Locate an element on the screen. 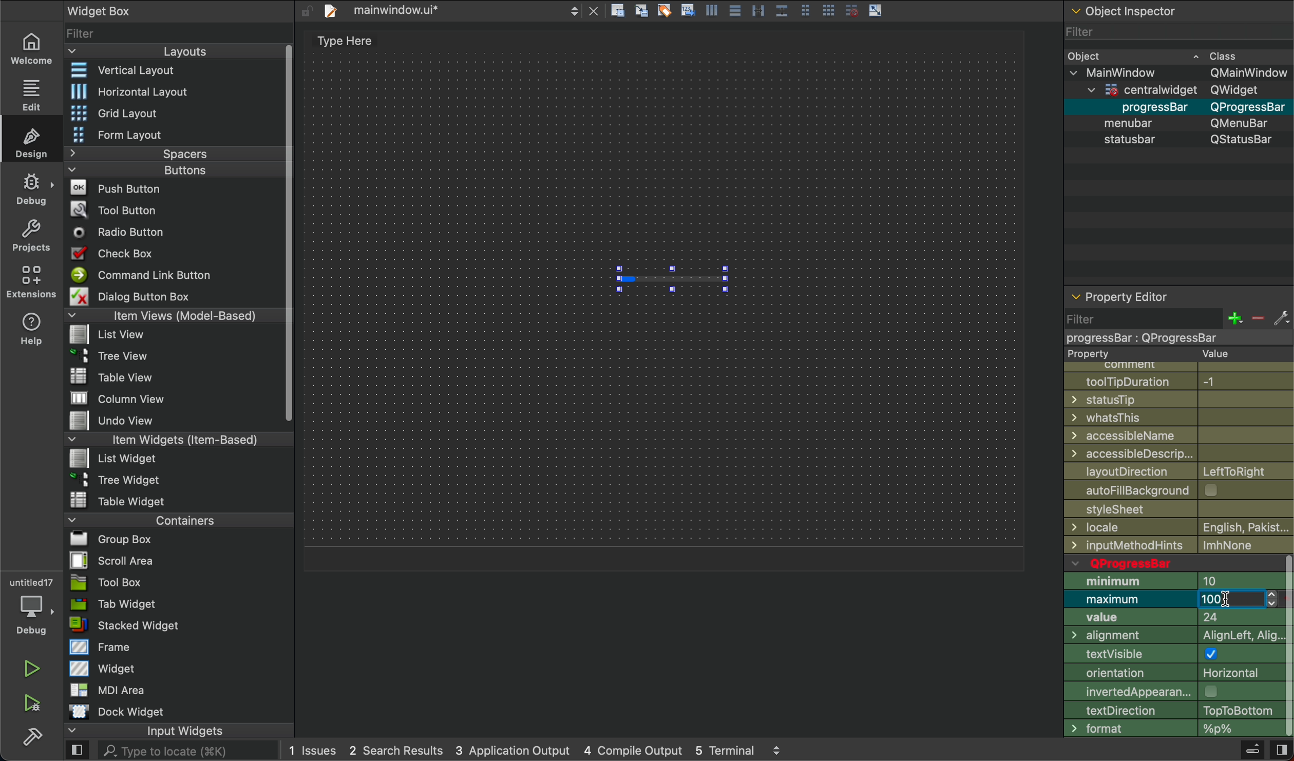 The width and height of the screenshot is (1294, 761). Comment is located at coordinates (1182, 364).